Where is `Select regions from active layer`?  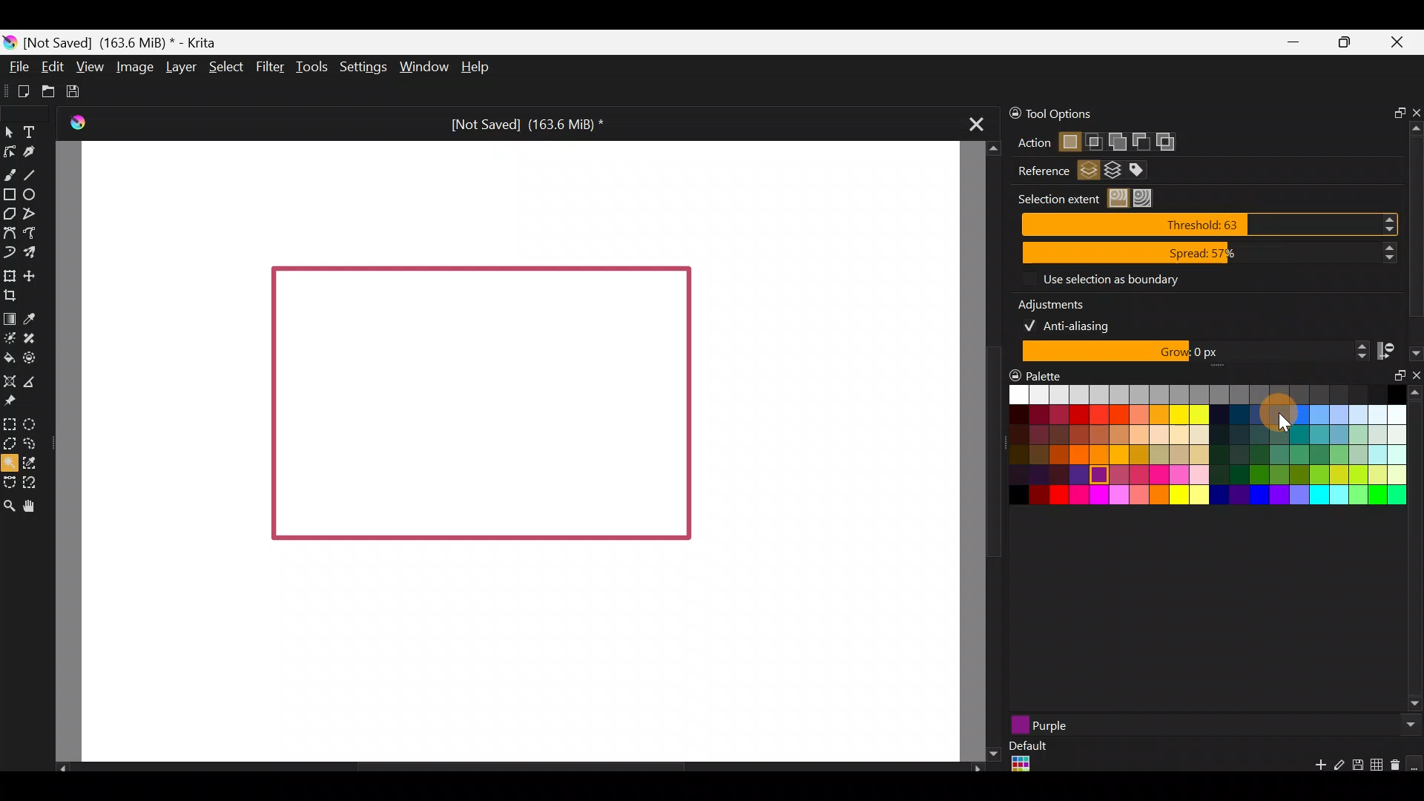
Select regions from active layer is located at coordinates (1089, 172).